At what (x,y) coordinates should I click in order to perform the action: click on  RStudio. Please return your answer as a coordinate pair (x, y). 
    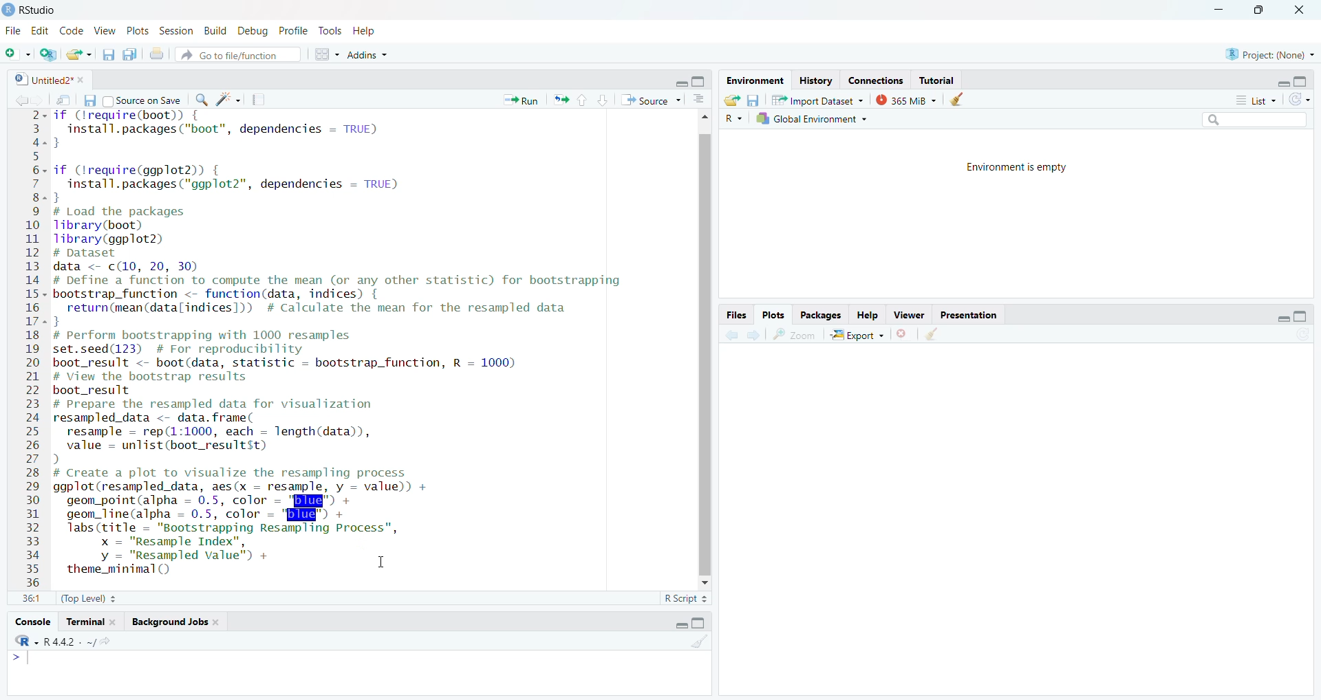
    Looking at the image, I should click on (38, 8).